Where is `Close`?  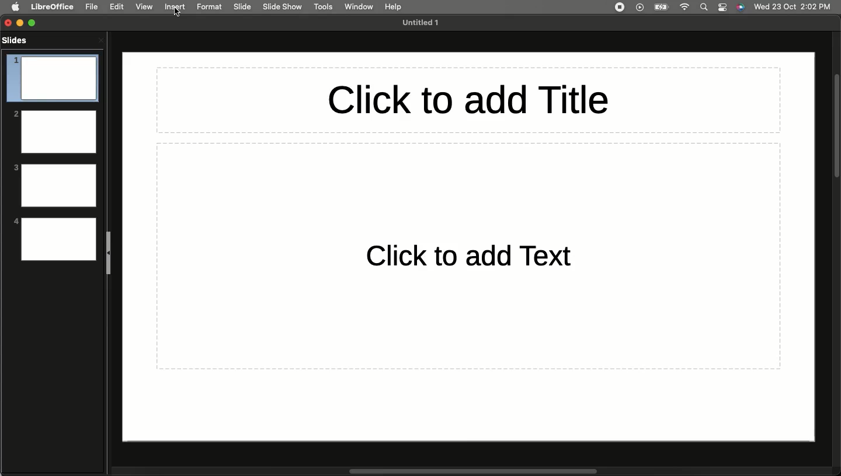
Close is located at coordinates (8, 23).